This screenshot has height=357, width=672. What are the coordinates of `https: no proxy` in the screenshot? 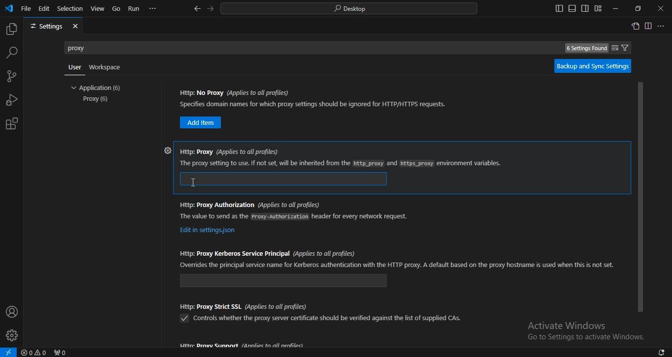 It's located at (201, 122).